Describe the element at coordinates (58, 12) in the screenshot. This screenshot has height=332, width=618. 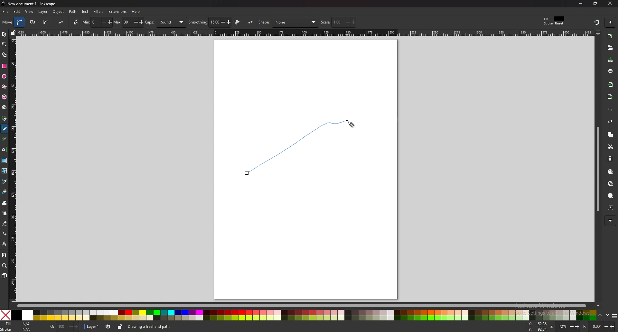
I see `object` at that location.